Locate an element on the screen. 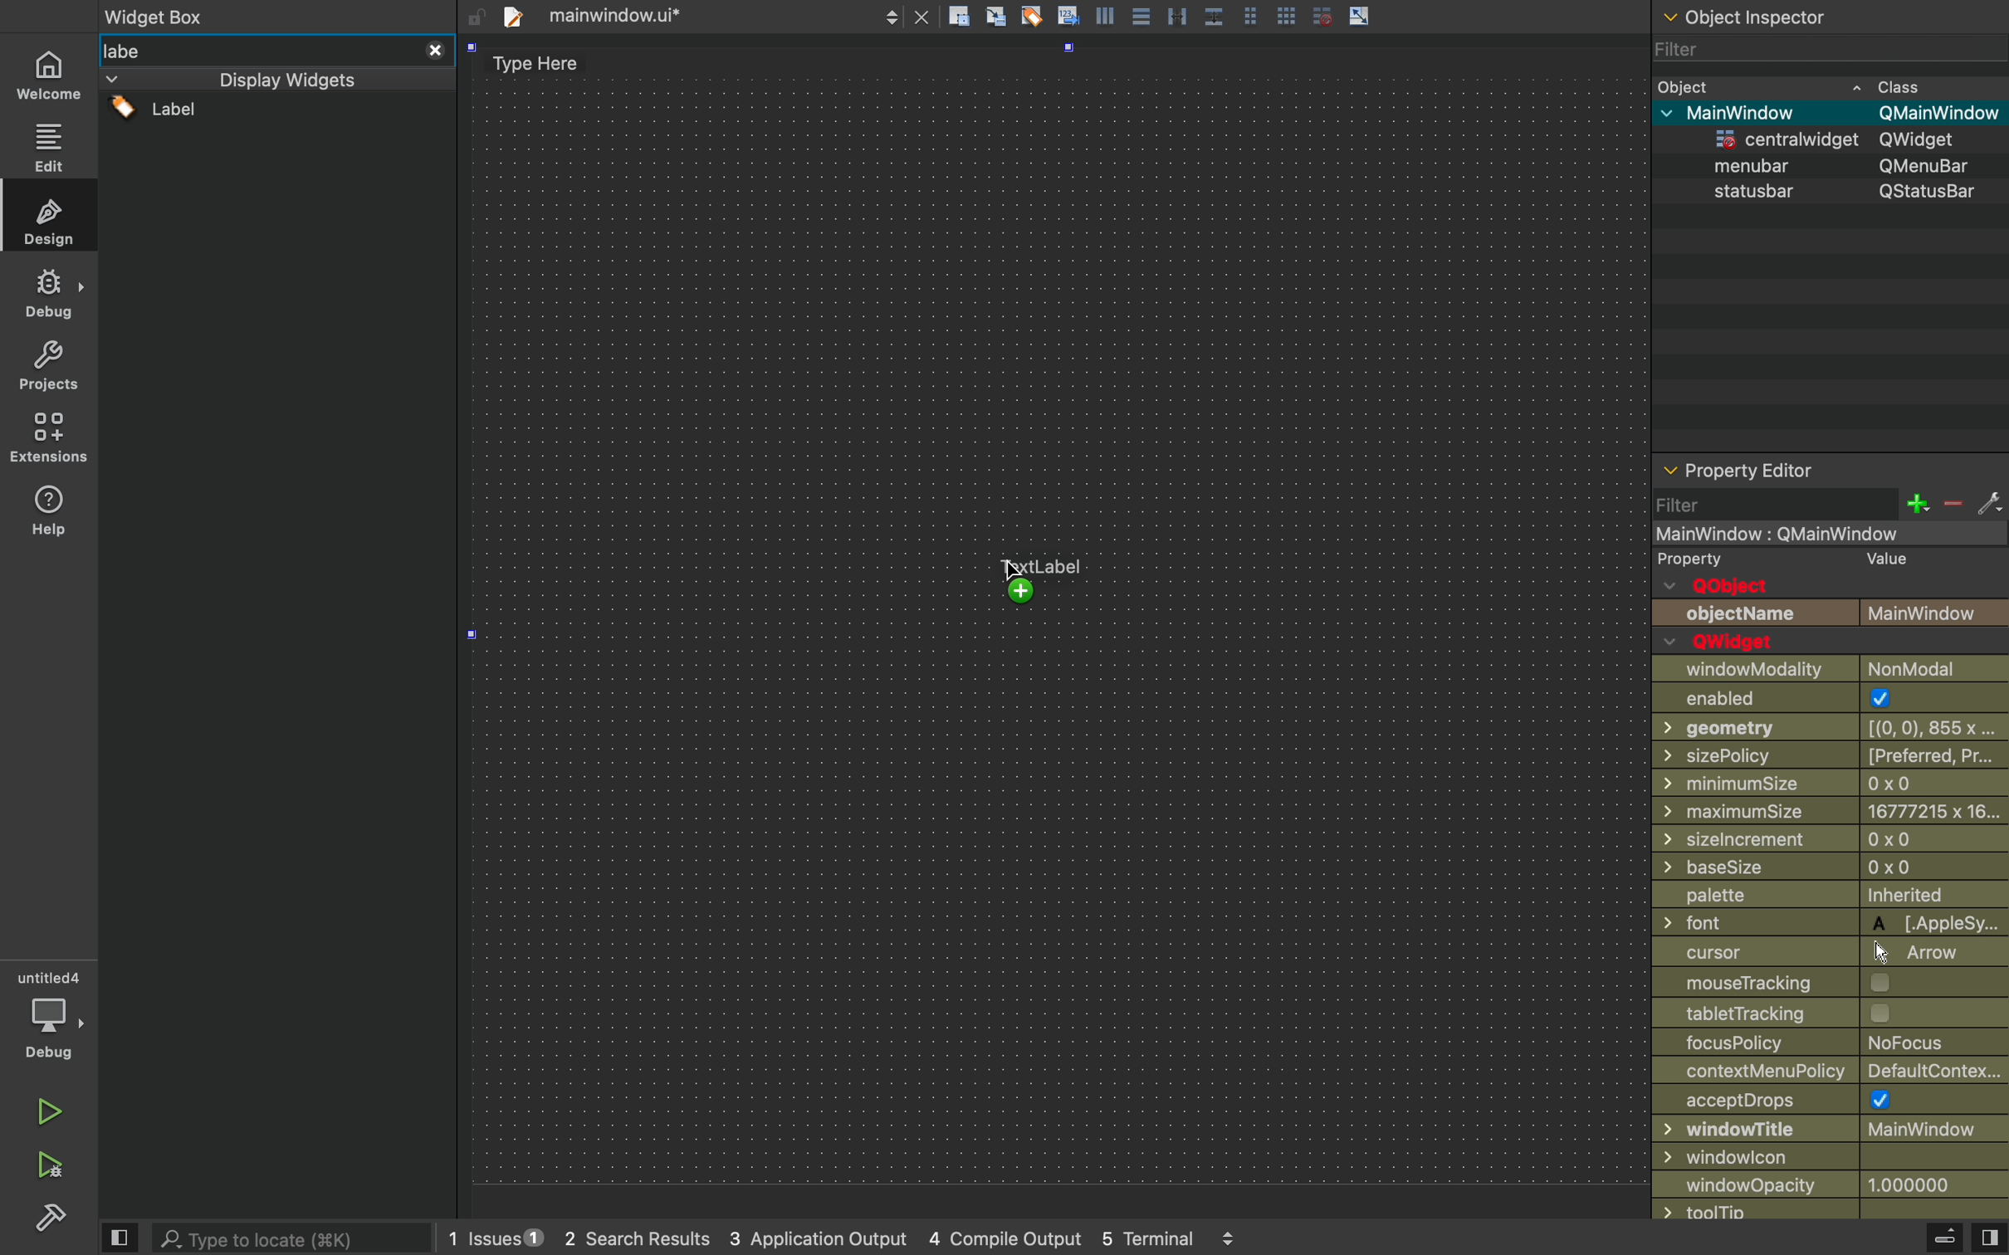 This screenshot has height=1255, width=2009. filter is located at coordinates (1831, 505).